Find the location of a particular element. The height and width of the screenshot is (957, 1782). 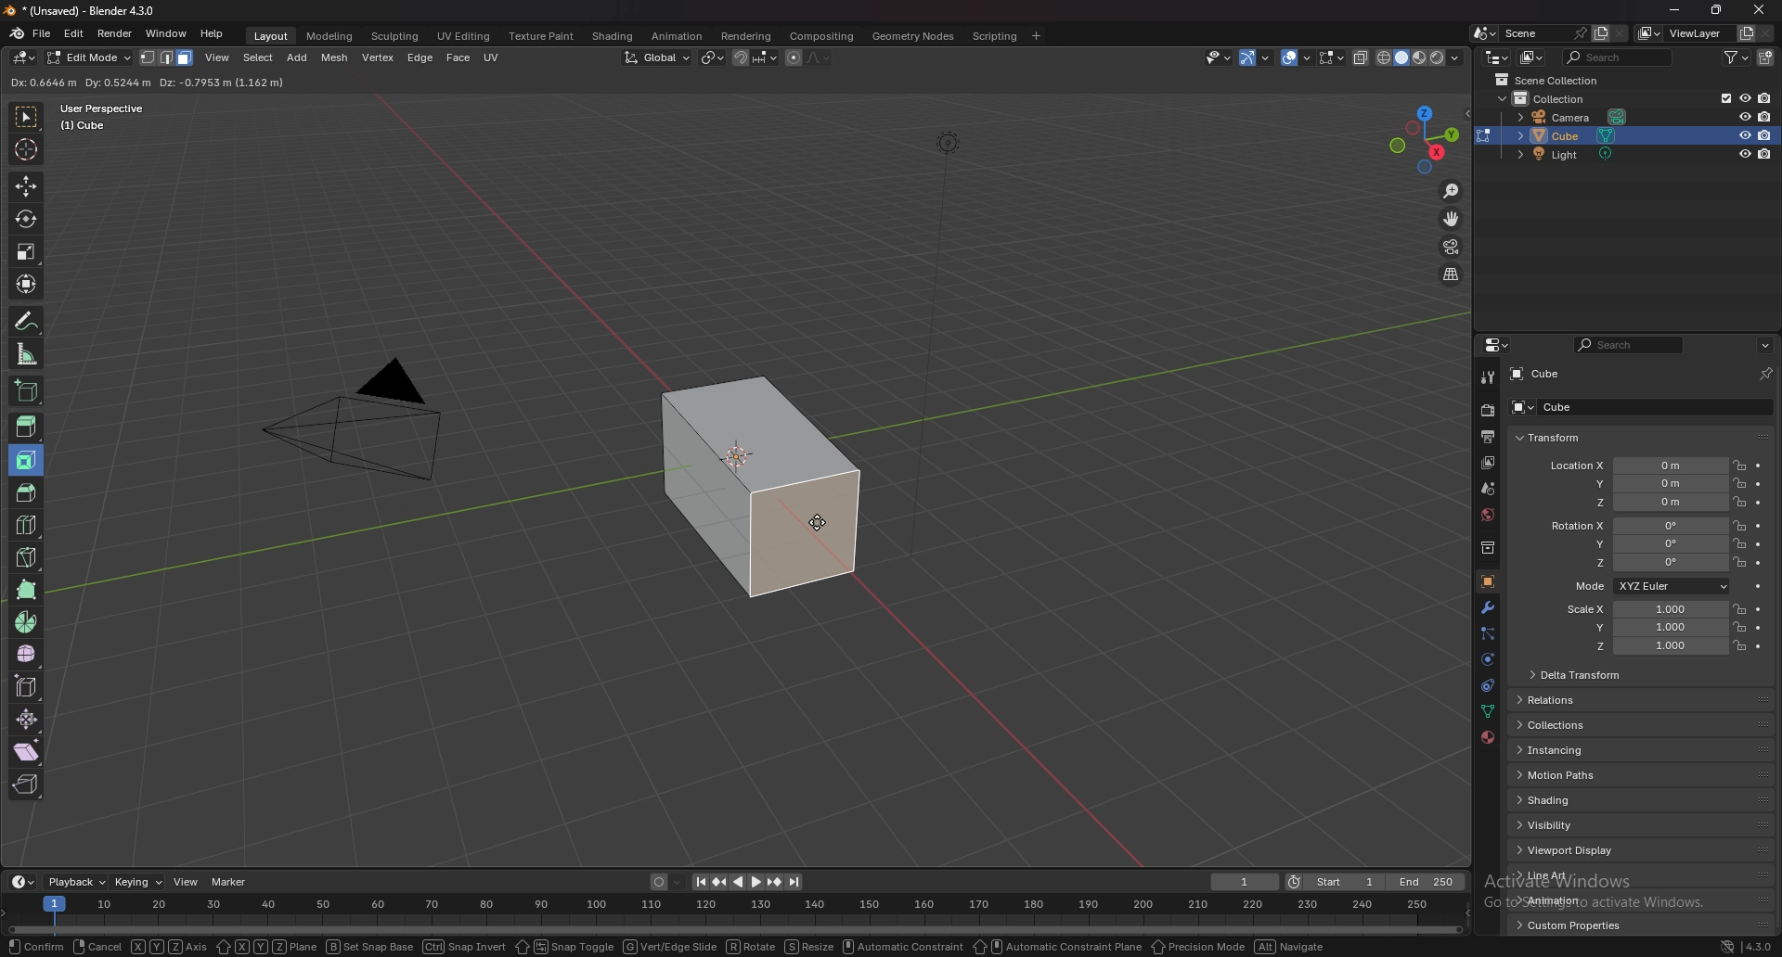

transformation orientation is located at coordinates (660, 58).